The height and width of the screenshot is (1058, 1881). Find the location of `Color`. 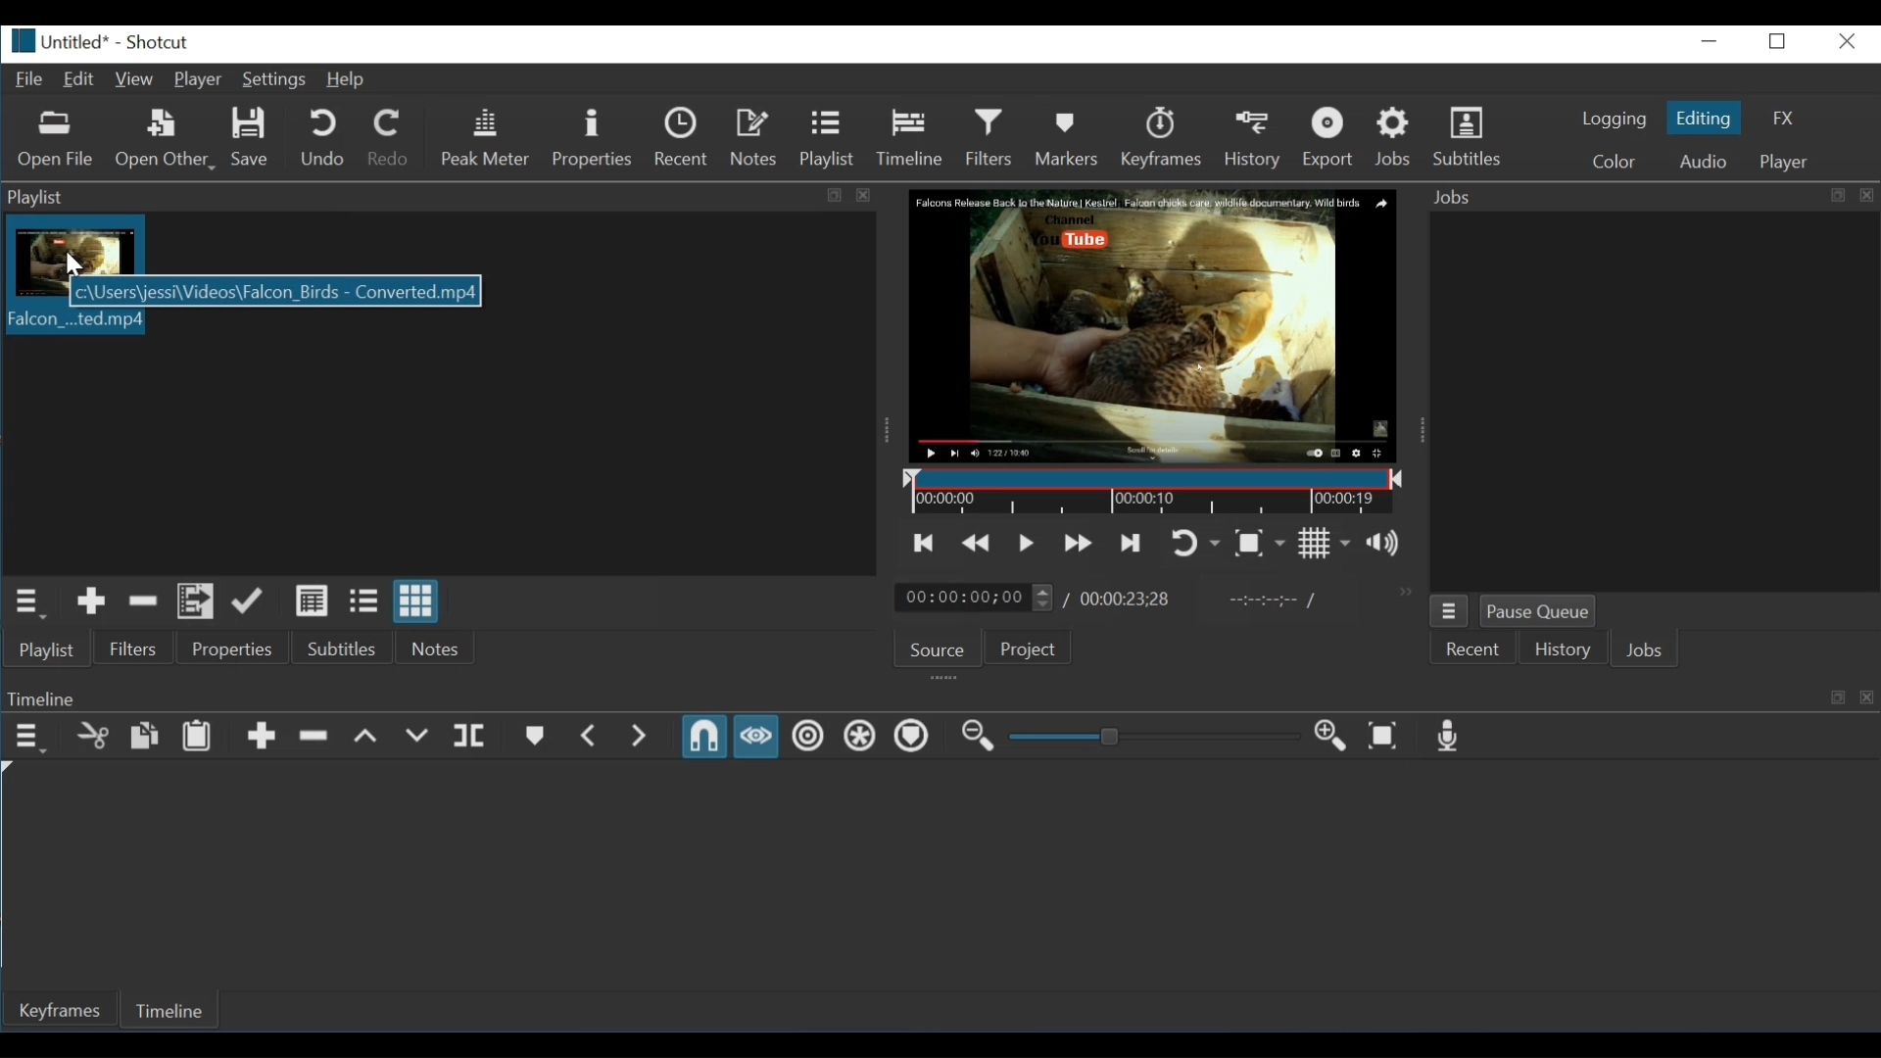

Color is located at coordinates (1615, 161).